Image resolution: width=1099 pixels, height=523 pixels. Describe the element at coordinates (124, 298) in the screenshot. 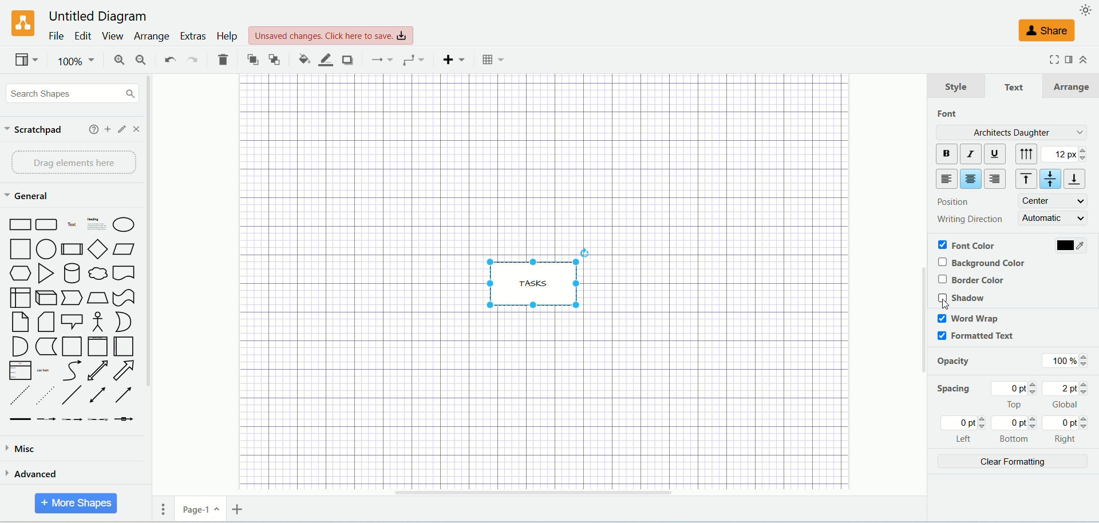

I see `Tape` at that location.